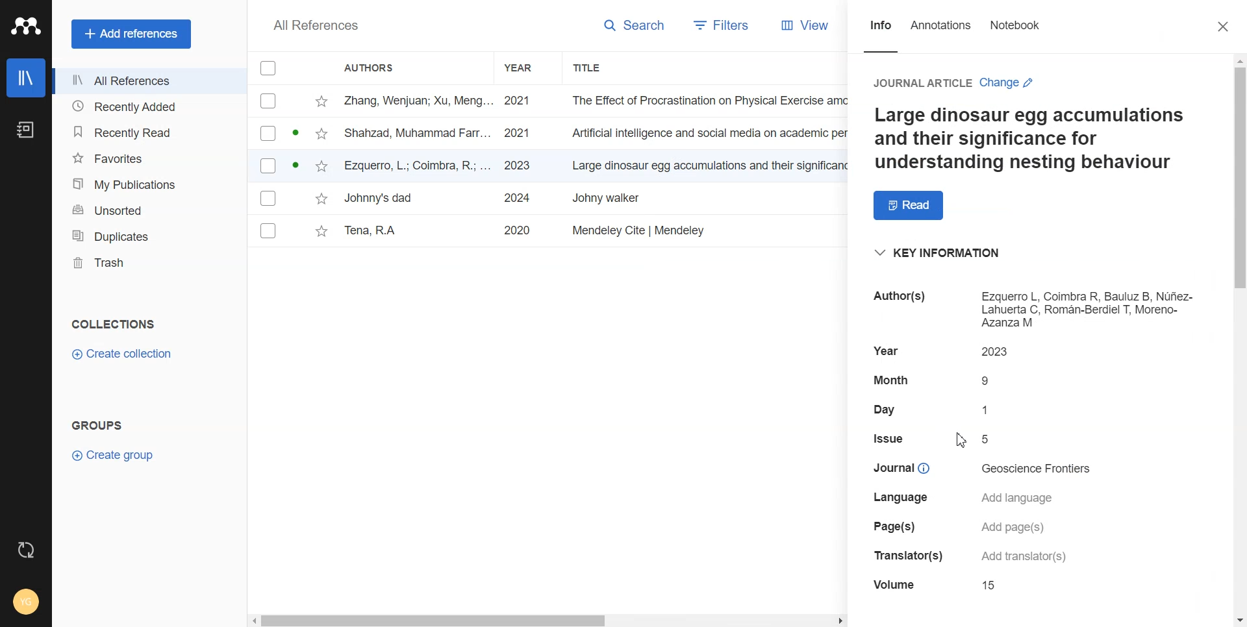 The image size is (1247, 627). What do you see at coordinates (1092, 310) in the screenshot?
I see `details` at bounding box center [1092, 310].